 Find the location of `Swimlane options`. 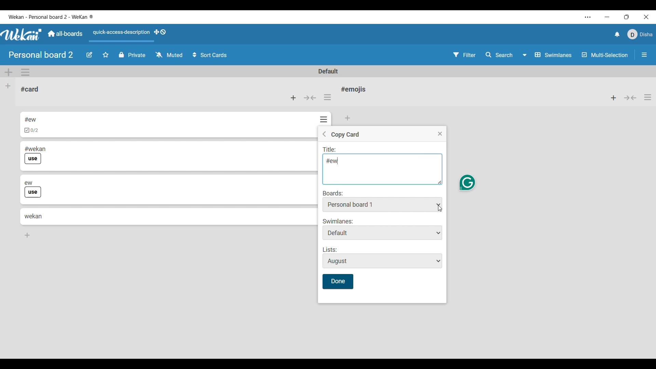

Swimlane options is located at coordinates (382, 233).